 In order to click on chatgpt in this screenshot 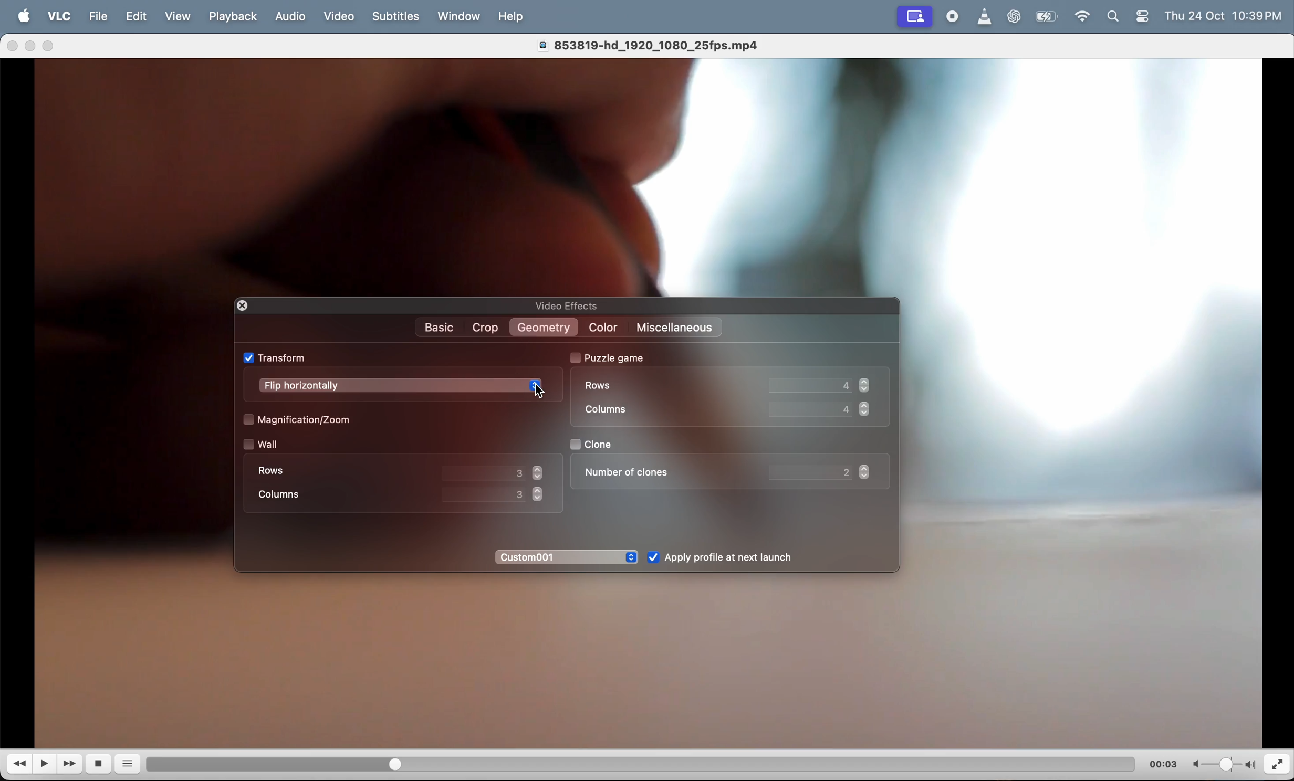, I will do `click(1018, 17)`.